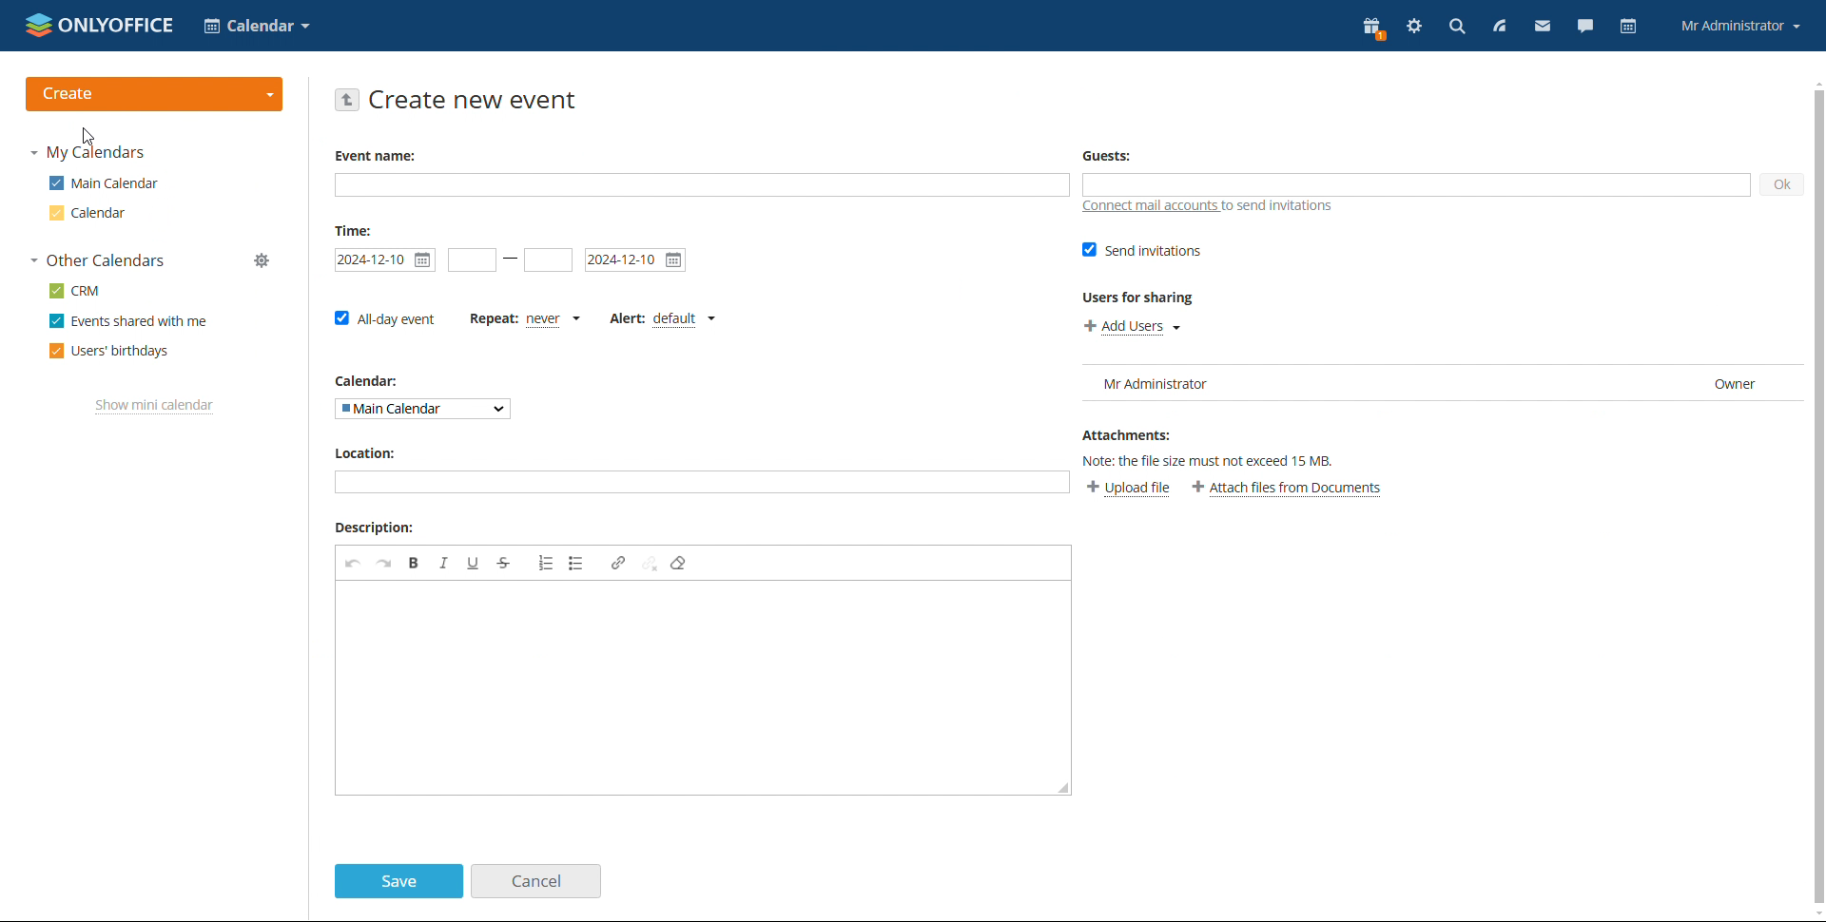 Image resolution: width=1826 pixels, height=922 pixels. Describe the element at coordinates (414, 563) in the screenshot. I see `bold` at that location.